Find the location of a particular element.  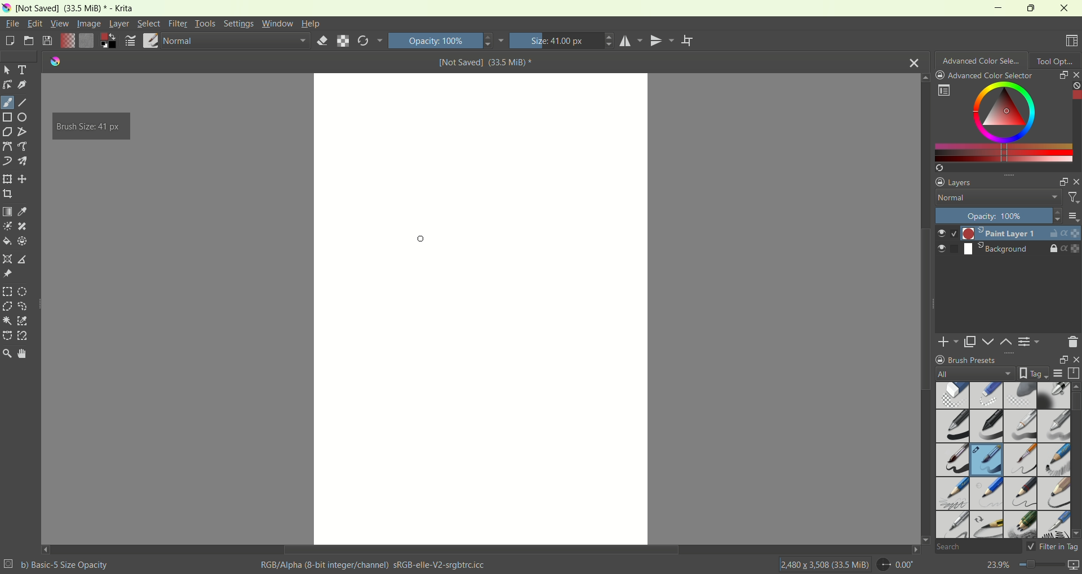

edit shapes is located at coordinates (7, 85).